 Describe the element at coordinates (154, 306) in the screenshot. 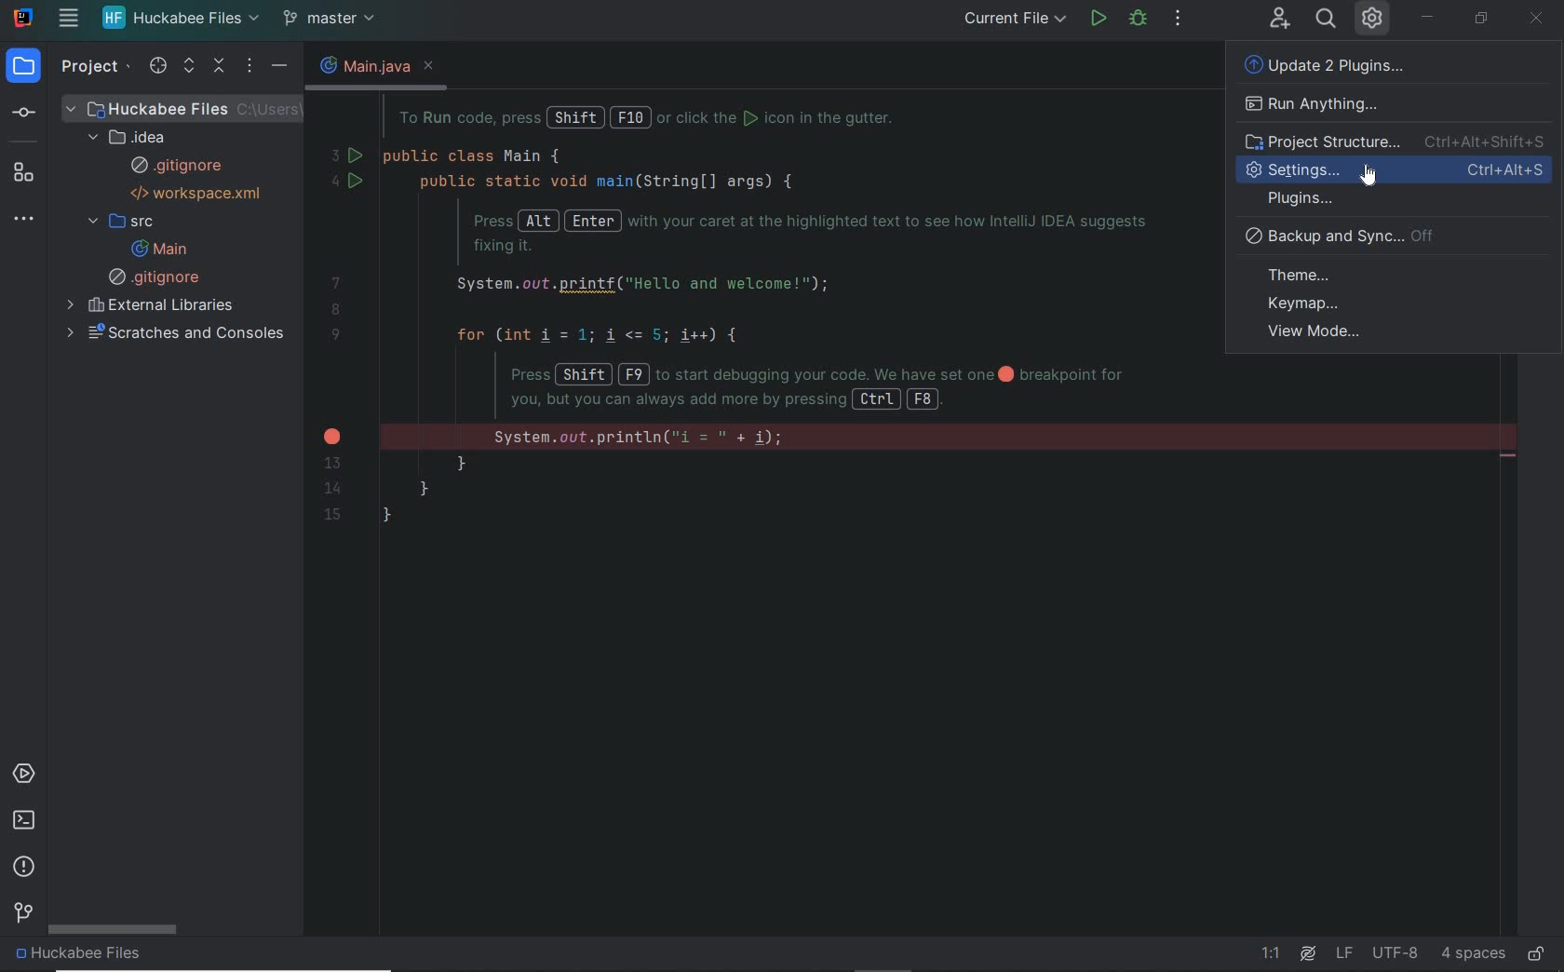

I see `external libraries` at that location.